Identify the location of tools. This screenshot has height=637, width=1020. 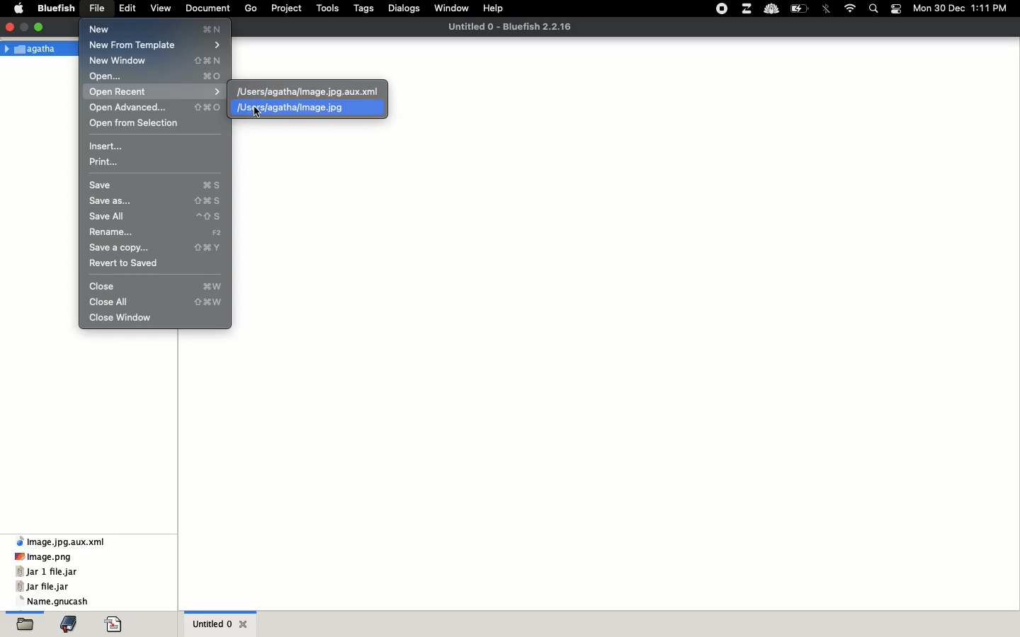
(327, 8).